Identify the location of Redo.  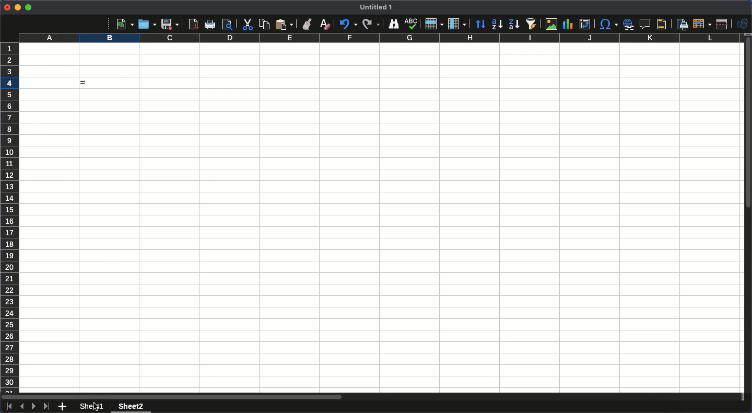
(371, 24).